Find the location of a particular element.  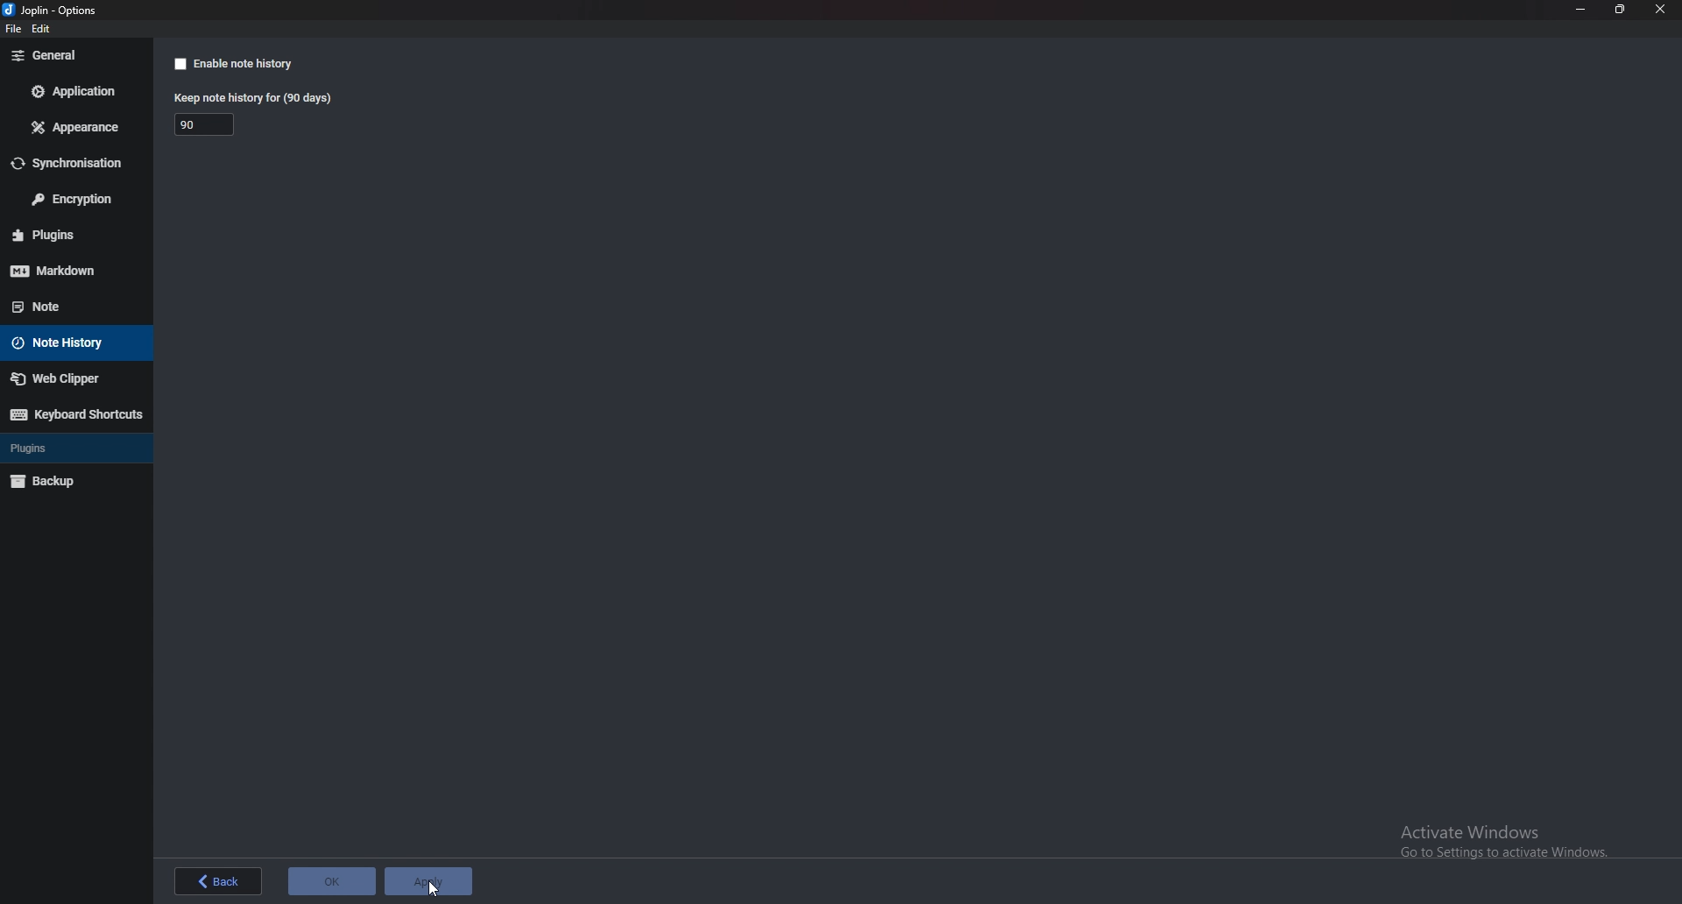

apply is located at coordinates (431, 880).